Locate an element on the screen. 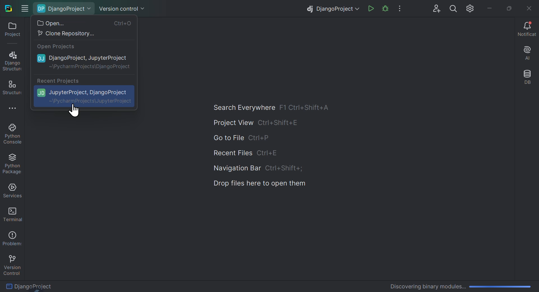 The height and width of the screenshot is (292, 539). Database is located at coordinates (527, 78).